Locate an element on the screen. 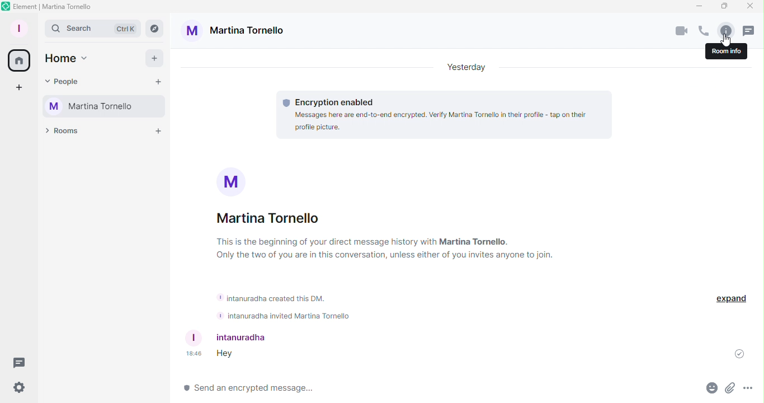 The width and height of the screenshot is (764, 403). intanuranda created this Dm is located at coordinates (275, 296).